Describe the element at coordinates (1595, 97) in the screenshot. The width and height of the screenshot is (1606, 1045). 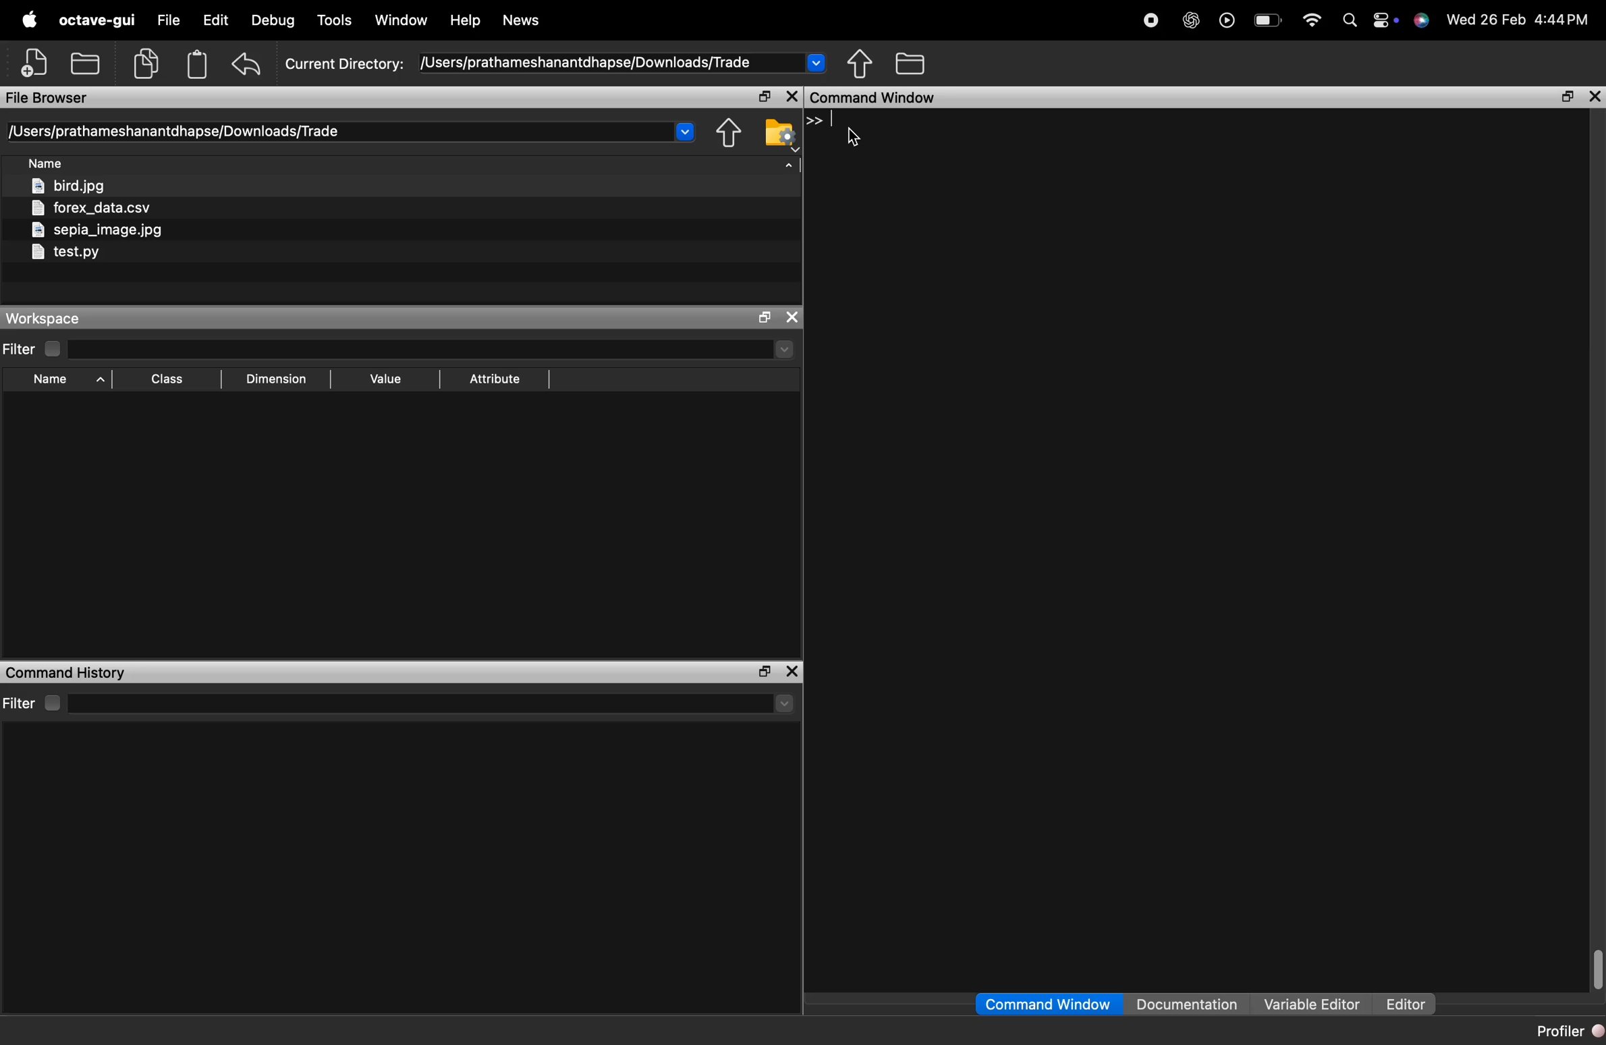
I see `close` at that location.